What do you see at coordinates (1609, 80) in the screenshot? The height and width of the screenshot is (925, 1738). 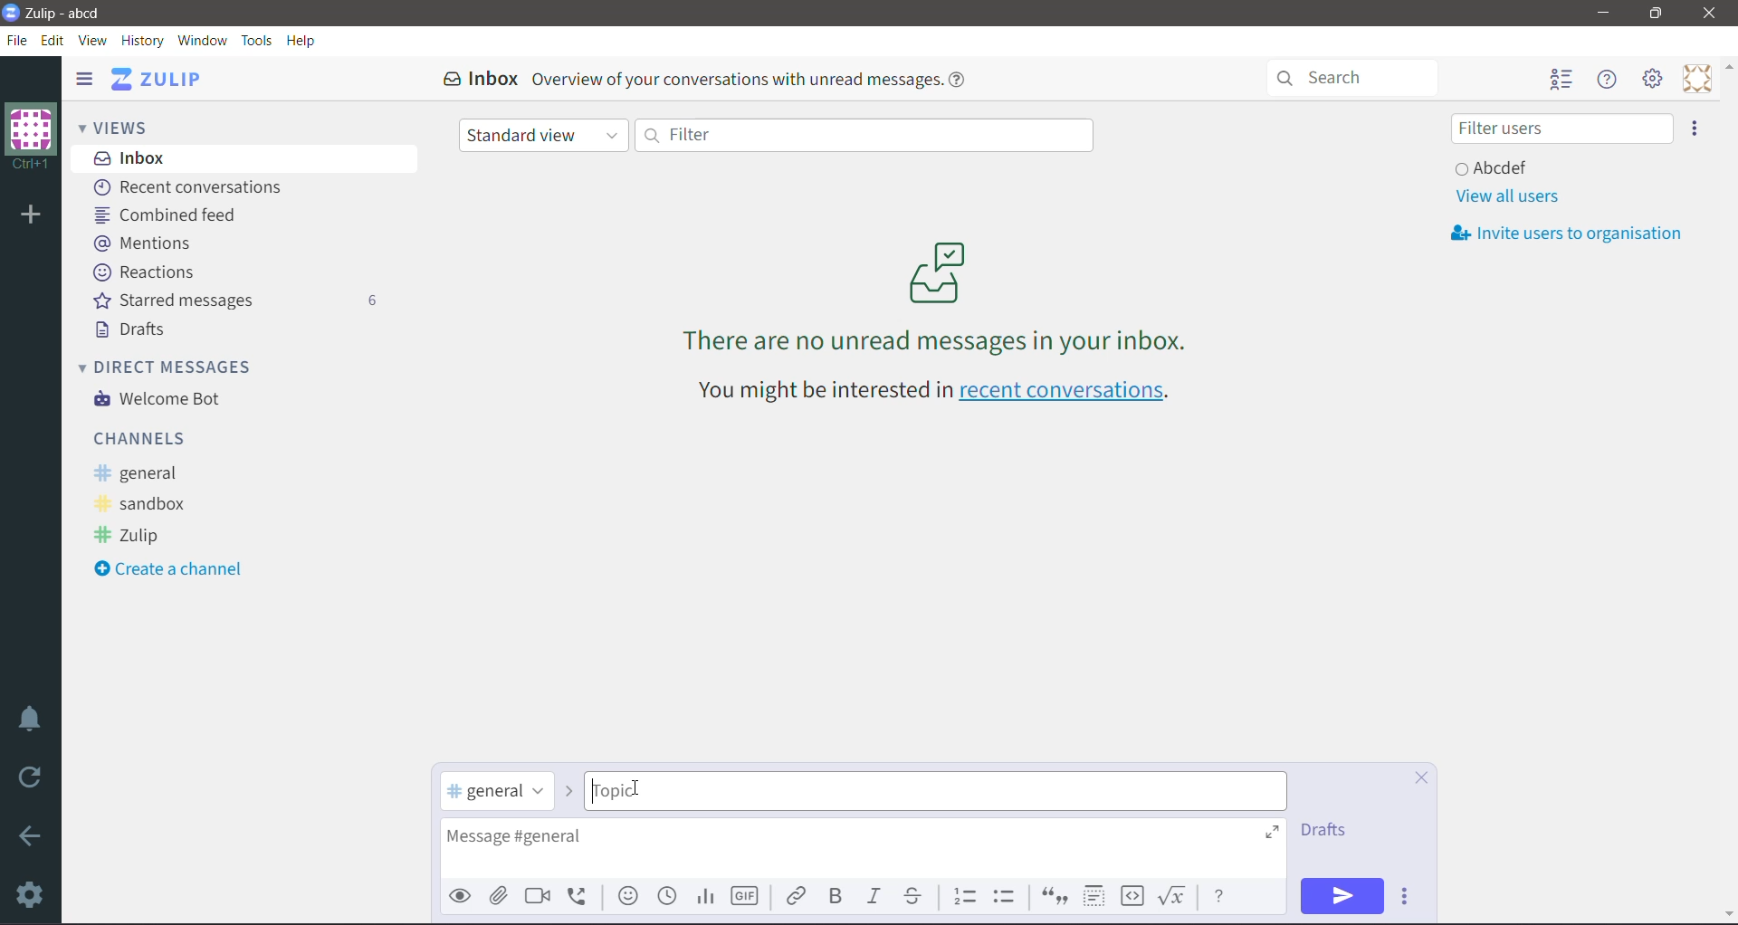 I see `Hide Menu` at bounding box center [1609, 80].